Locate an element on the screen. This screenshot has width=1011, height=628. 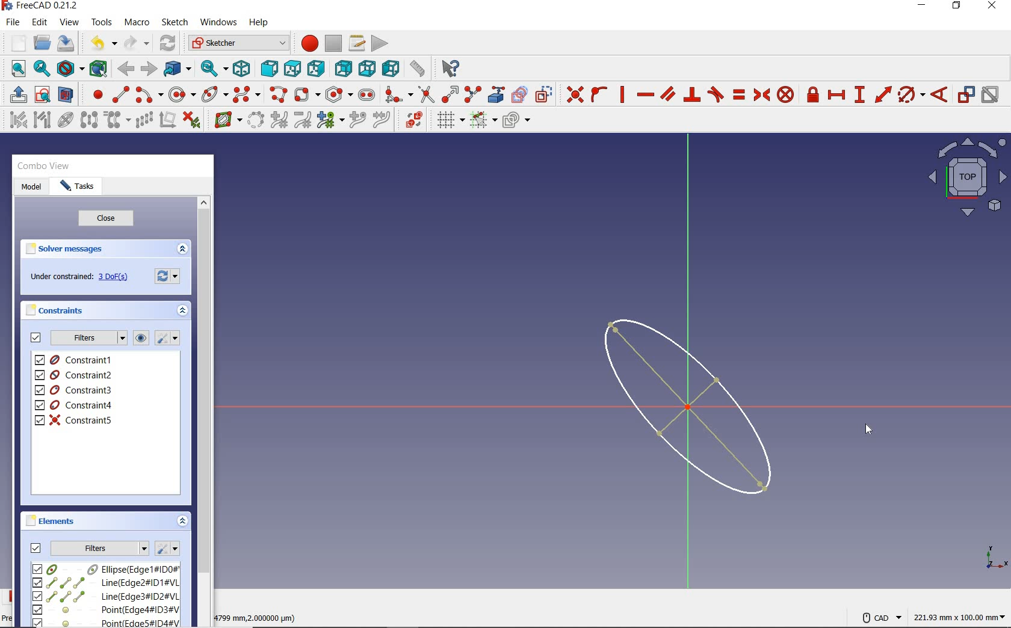
constrain coincident is located at coordinates (572, 94).